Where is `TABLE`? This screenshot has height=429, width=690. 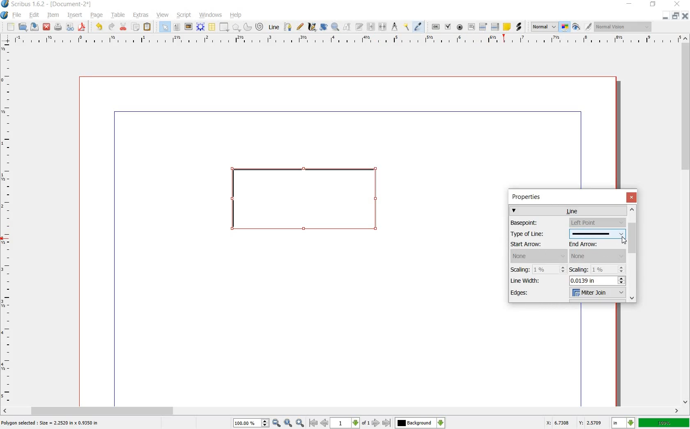
TABLE is located at coordinates (212, 27).